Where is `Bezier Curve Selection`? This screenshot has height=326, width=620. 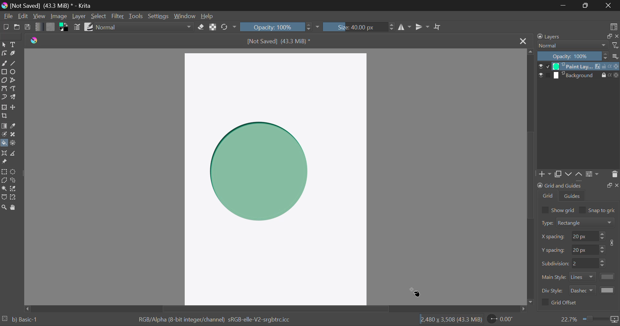
Bezier Curve Selection is located at coordinates (4, 198).